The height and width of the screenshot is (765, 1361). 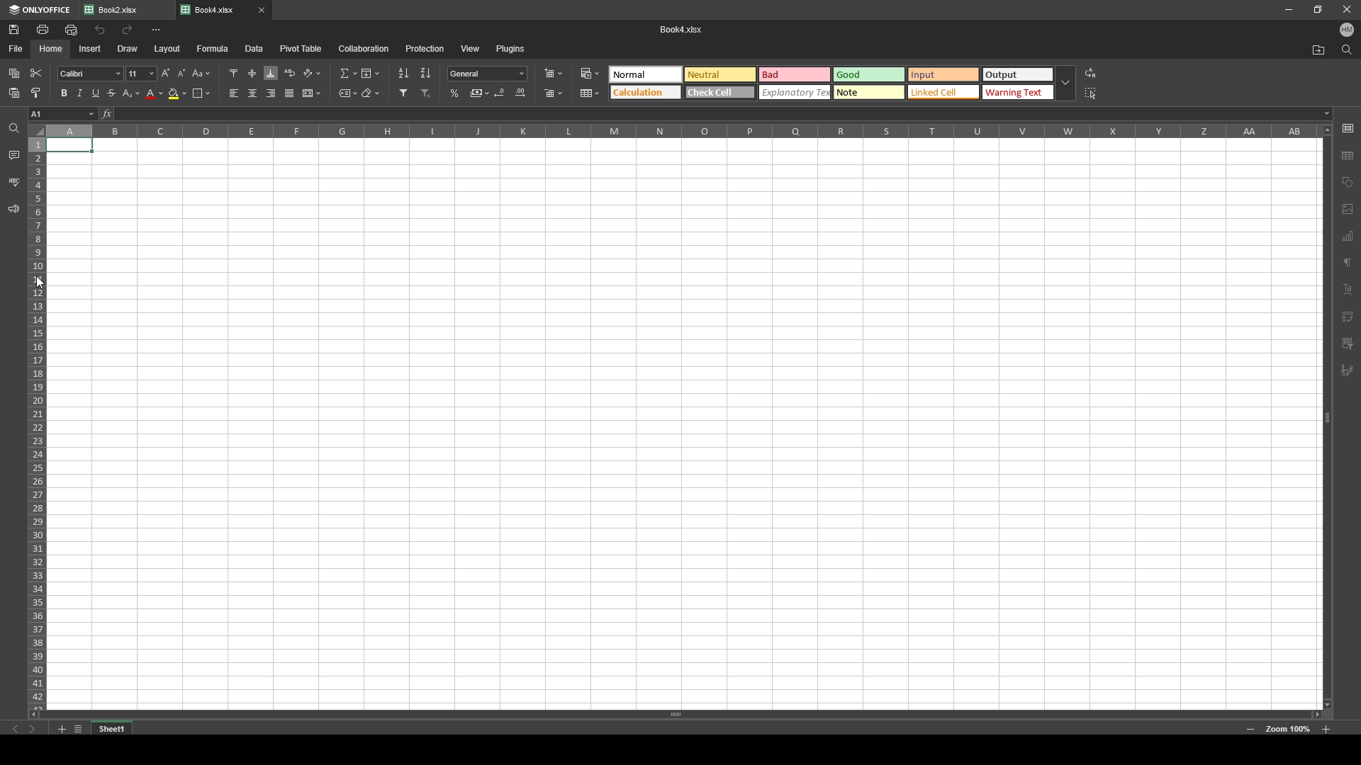 What do you see at coordinates (1348, 289) in the screenshot?
I see `text align` at bounding box center [1348, 289].